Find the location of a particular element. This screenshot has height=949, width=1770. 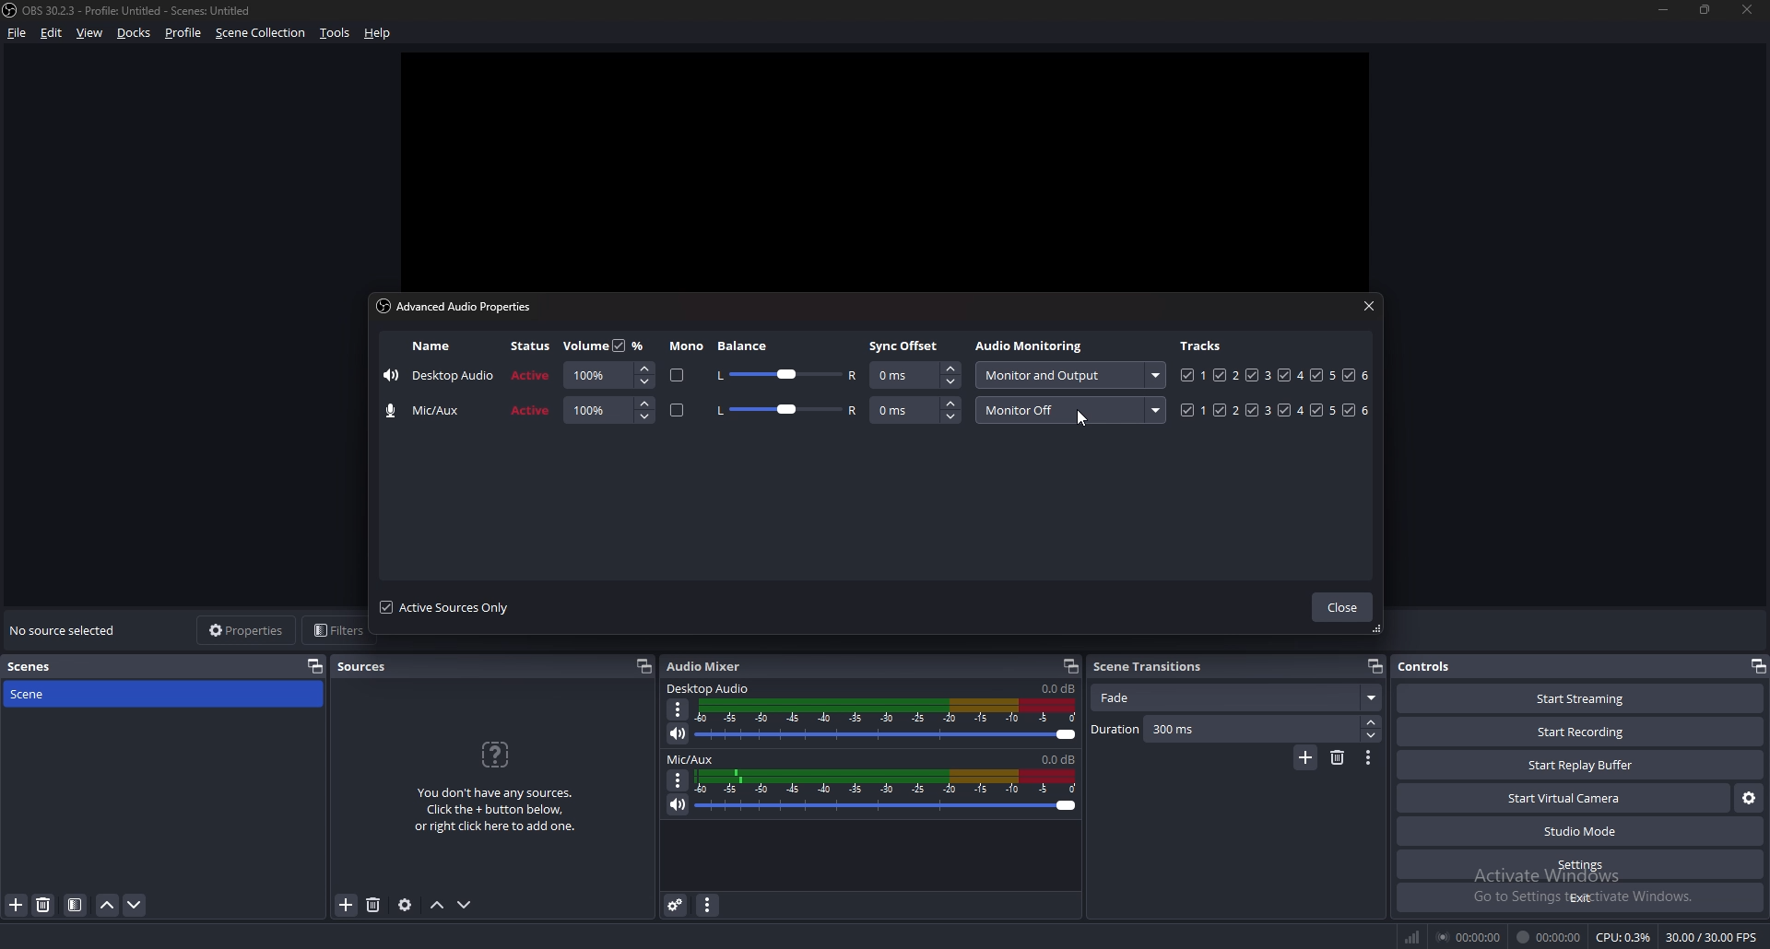

volume adjust is located at coordinates (887, 791).